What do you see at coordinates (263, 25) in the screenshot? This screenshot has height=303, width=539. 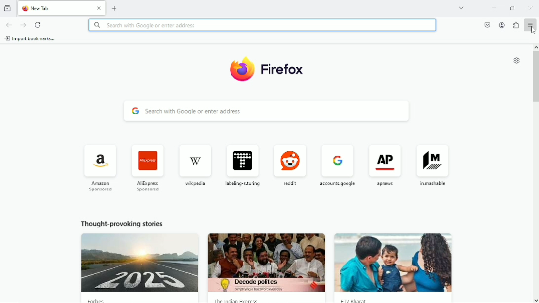 I see `Search with google or enter address` at bounding box center [263, 25].